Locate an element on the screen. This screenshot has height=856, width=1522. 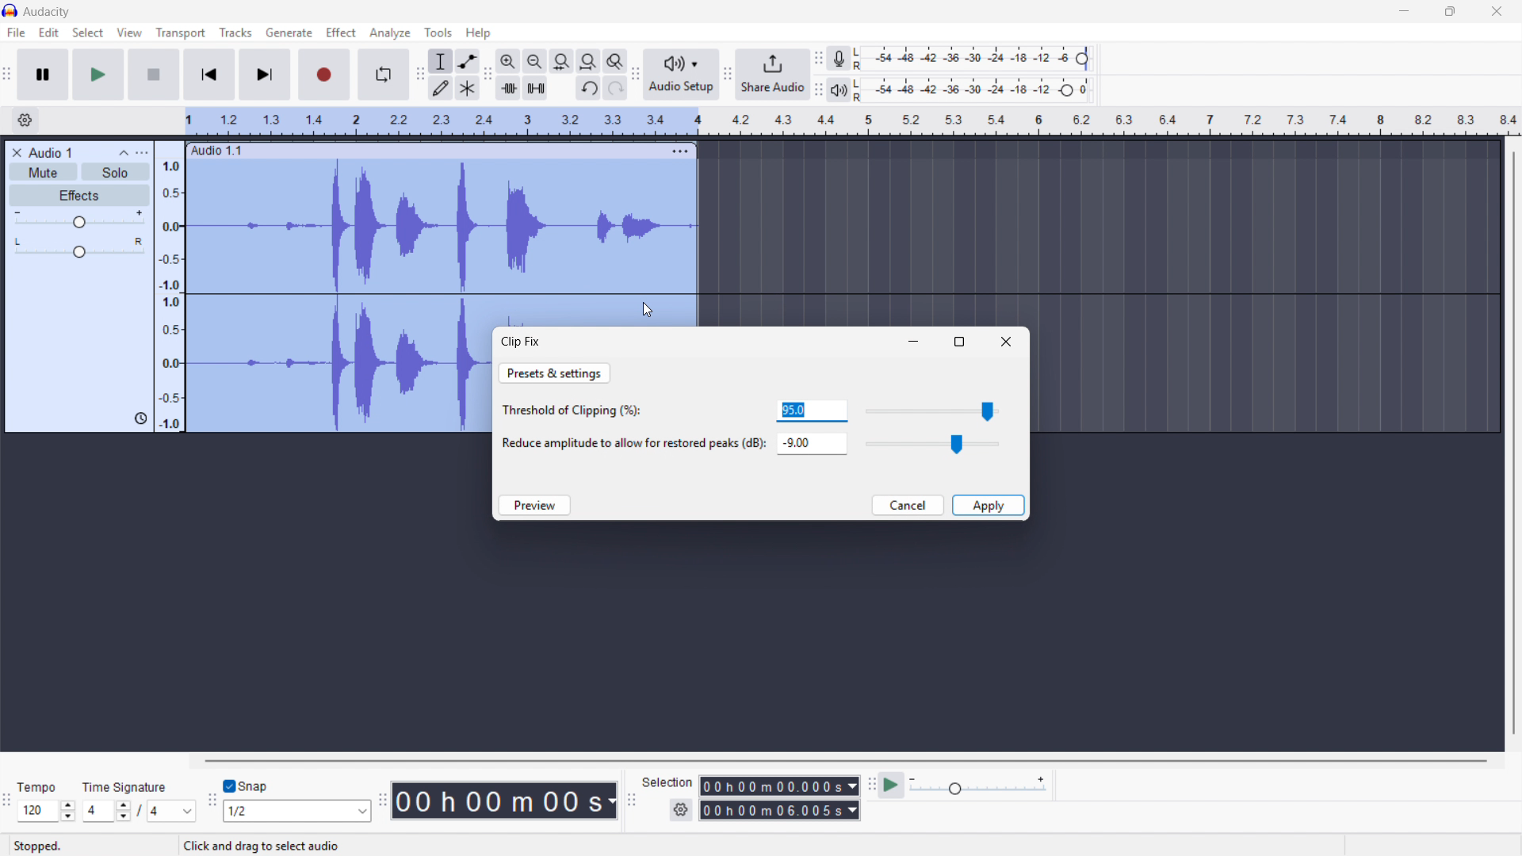
pan is located at coordinates (78, 248).